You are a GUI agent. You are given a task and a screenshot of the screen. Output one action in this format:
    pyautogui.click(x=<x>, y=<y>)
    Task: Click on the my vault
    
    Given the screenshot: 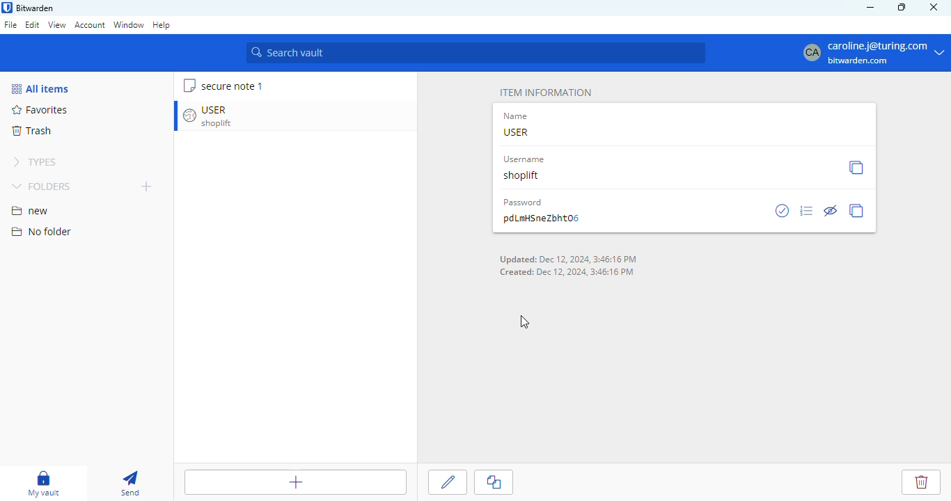 What is the action you would take?
    pyautogui.click(x=44, y=484)
    